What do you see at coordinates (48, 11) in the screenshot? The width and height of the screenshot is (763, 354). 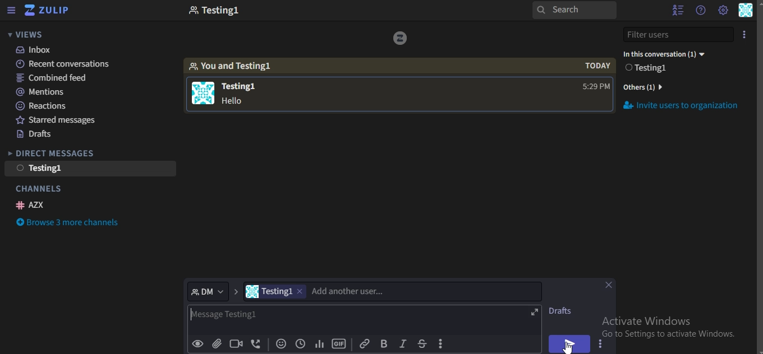 I see `icon` at bounding box center [48, 11].